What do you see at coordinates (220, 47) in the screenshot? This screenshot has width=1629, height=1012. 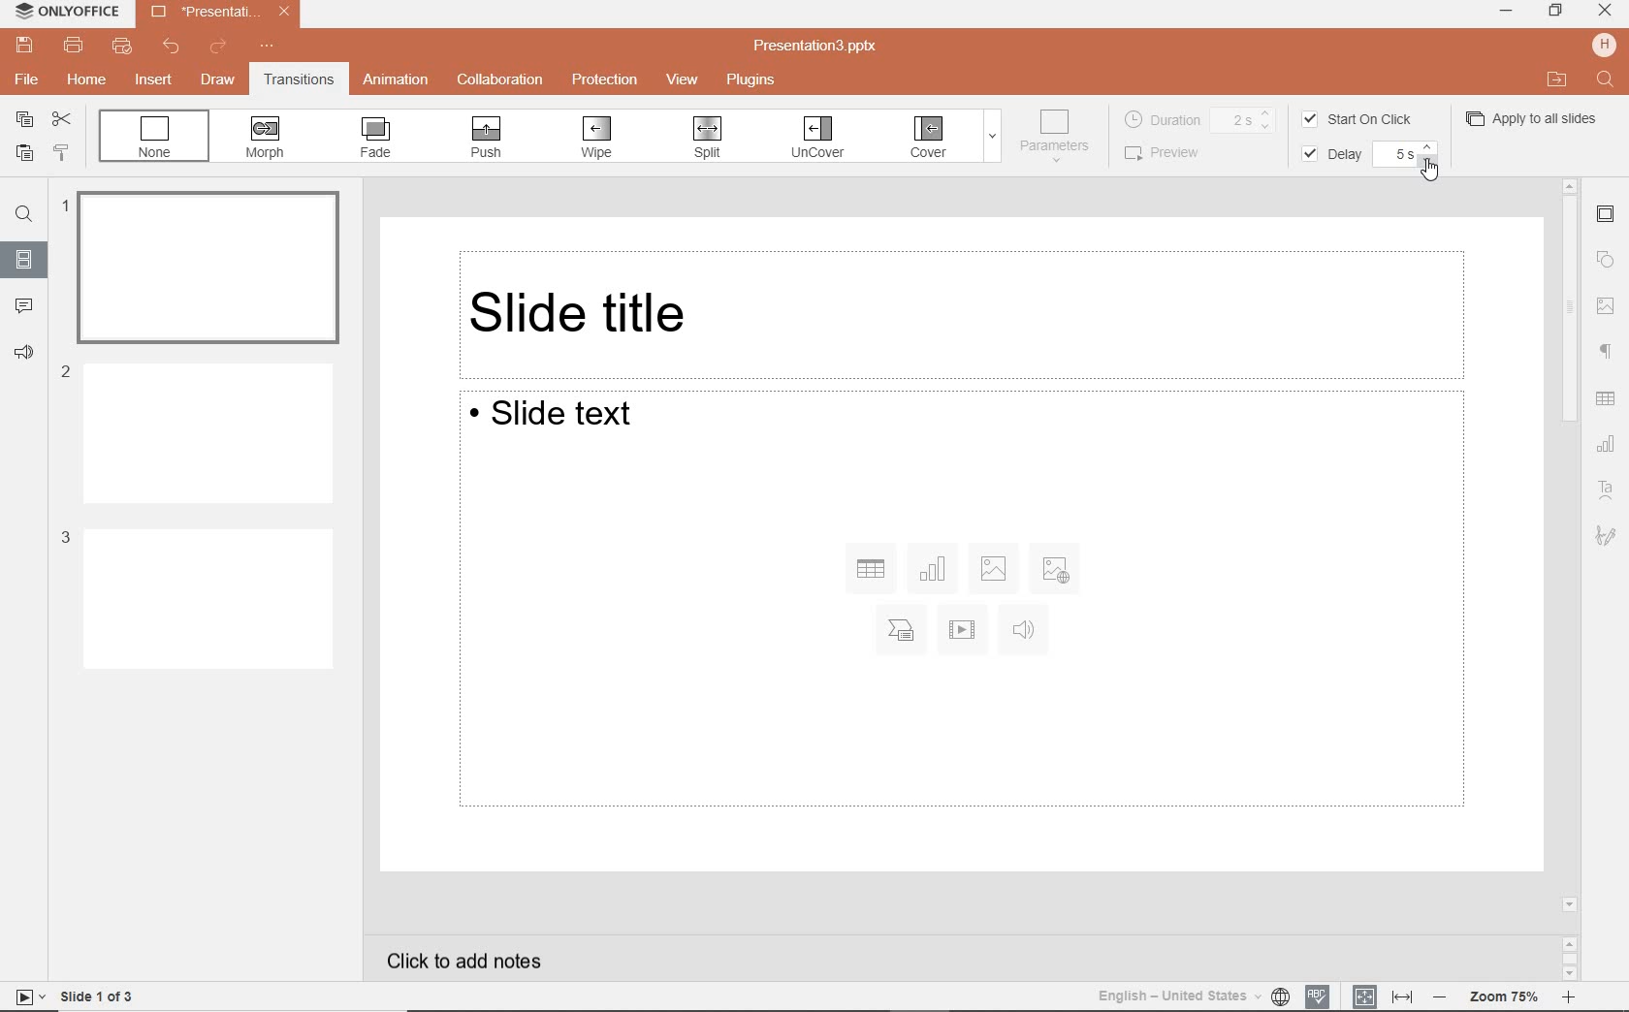 I see `redo` at bounding box center [220, 47].